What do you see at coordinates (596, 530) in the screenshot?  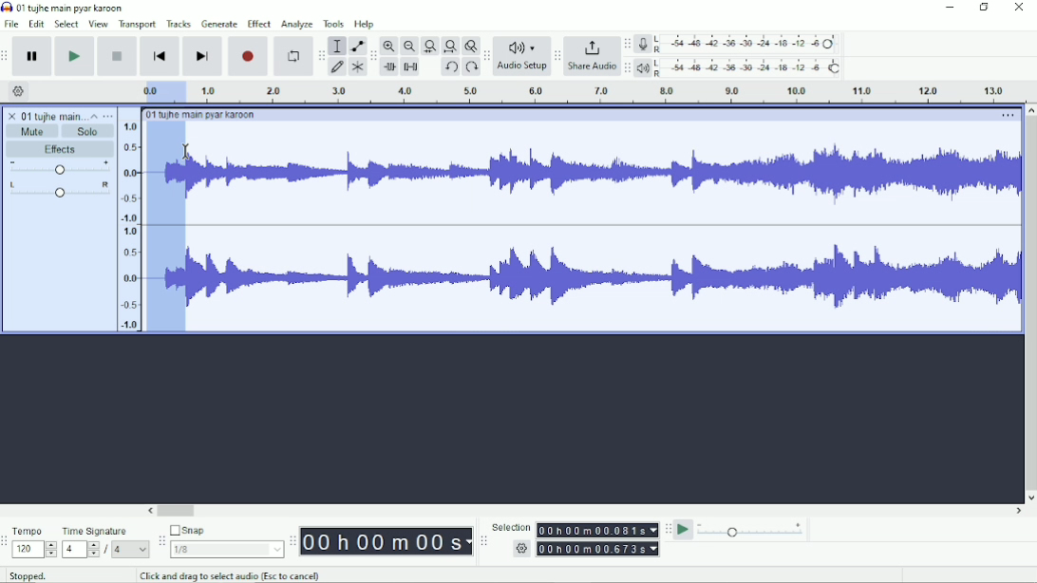 I see `00 h 00 m 00.081s` at bounding box center [596, 530].